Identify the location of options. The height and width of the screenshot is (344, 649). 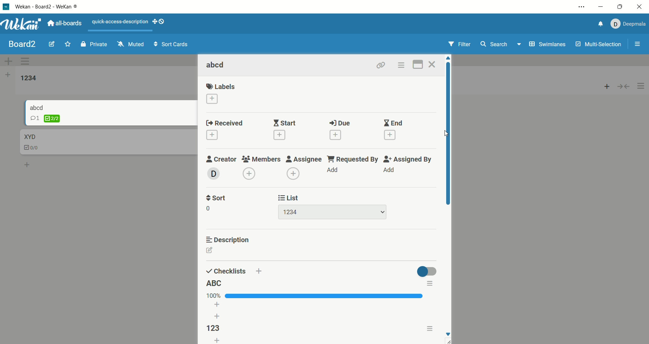
(401, 65).